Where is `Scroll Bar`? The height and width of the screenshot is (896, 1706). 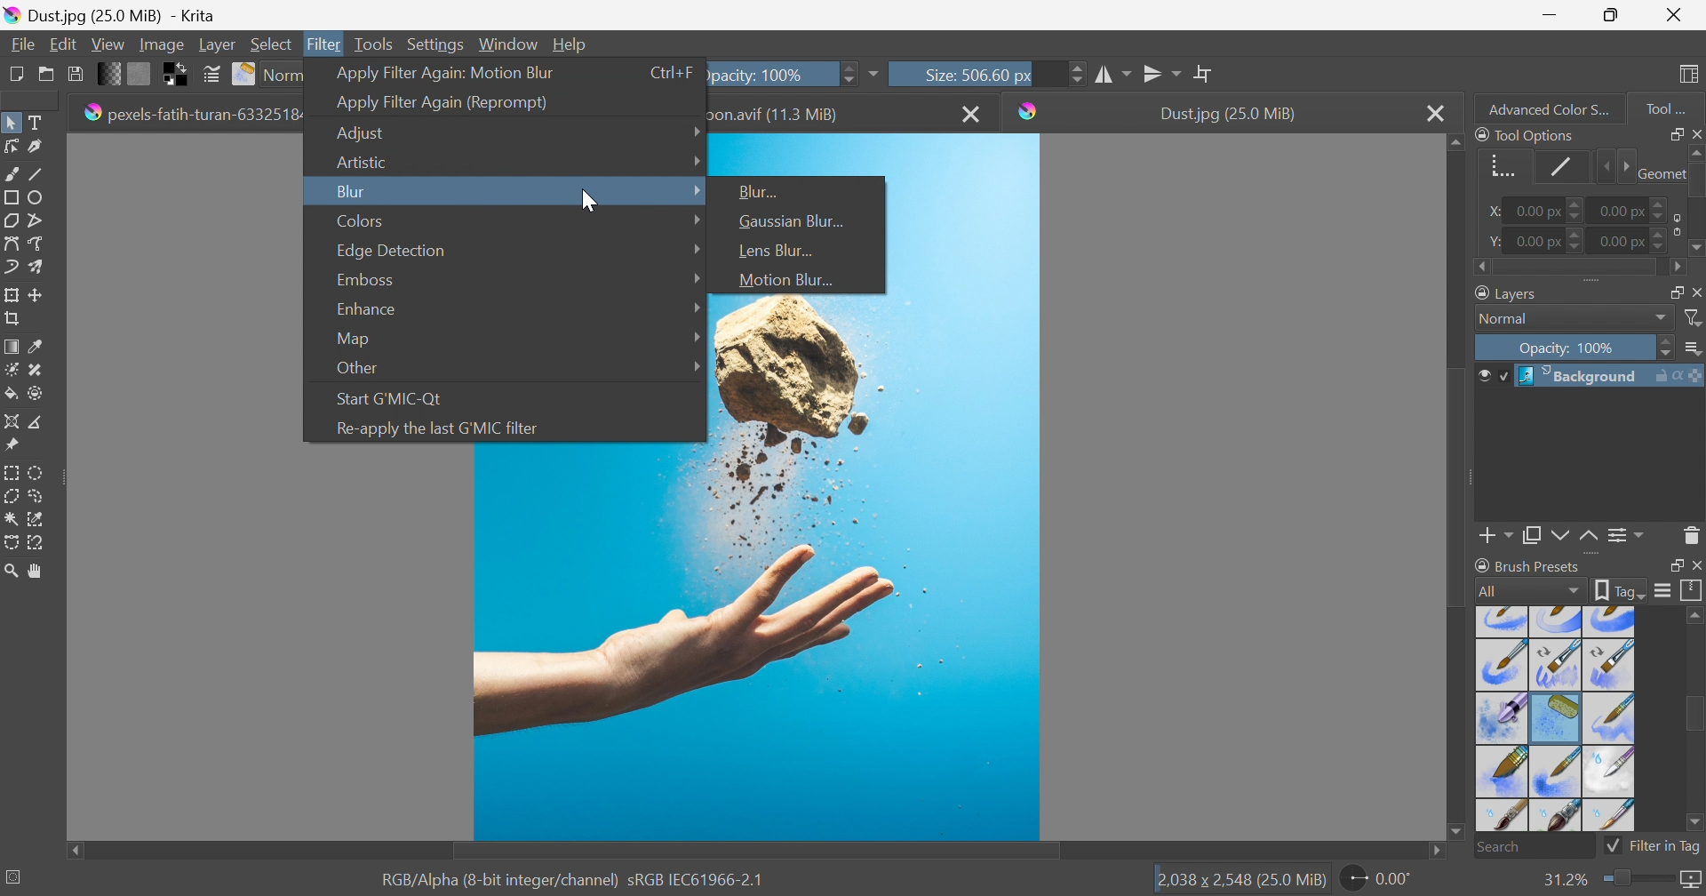
Scroll Bar is located at coordinates (1458, 484).